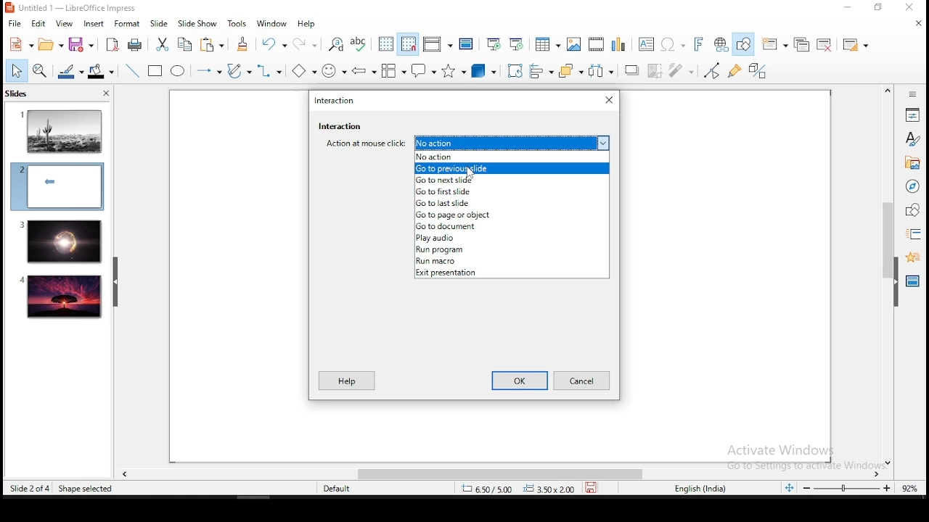 The image size is (929, 522). I want to click on slide transition, so click(913, 235).